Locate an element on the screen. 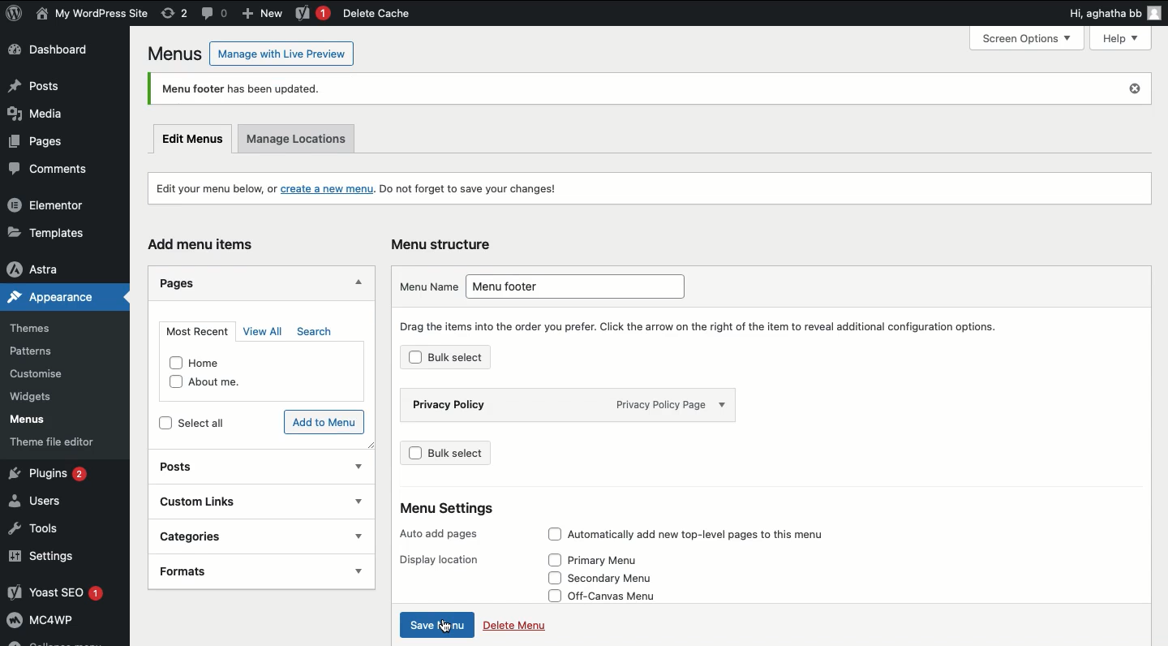  Media is located at coordinates (44, 118).